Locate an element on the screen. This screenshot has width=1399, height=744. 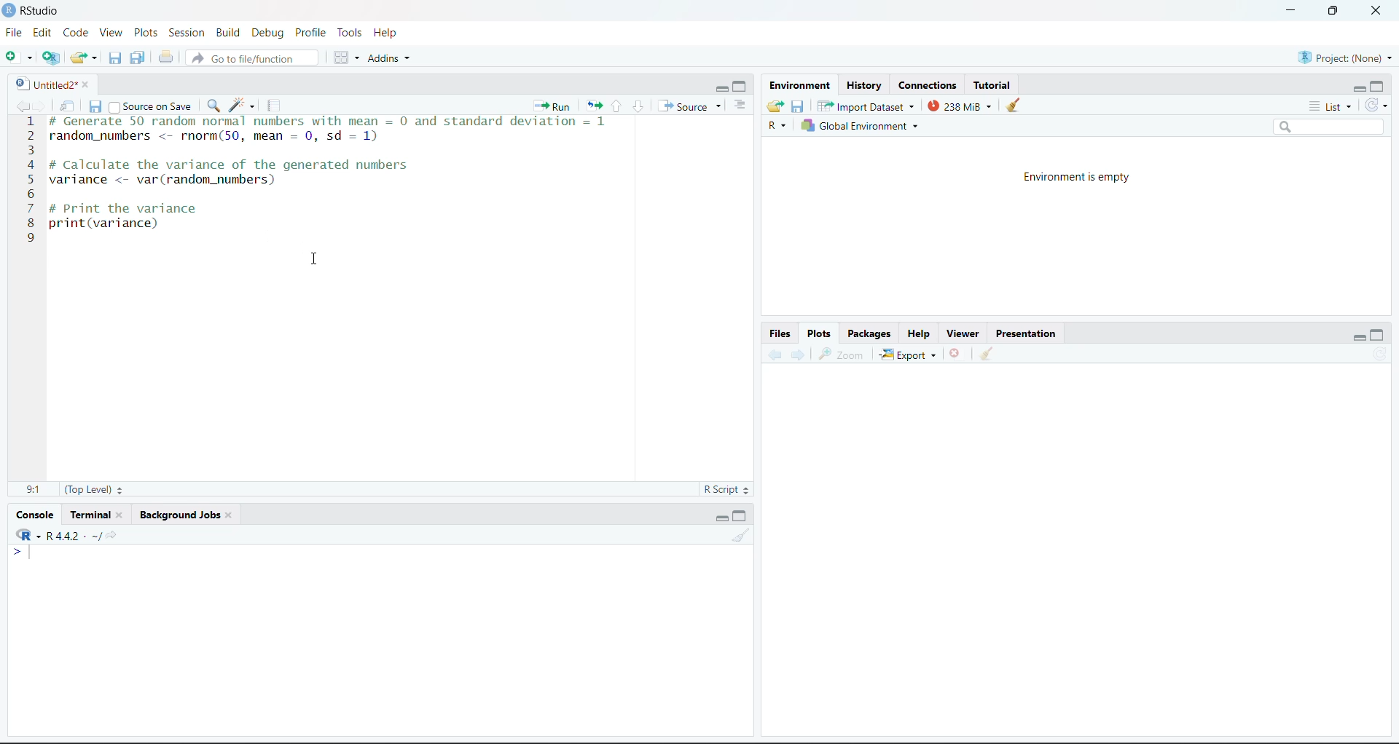
Environment is located at coordinates (799, 86).